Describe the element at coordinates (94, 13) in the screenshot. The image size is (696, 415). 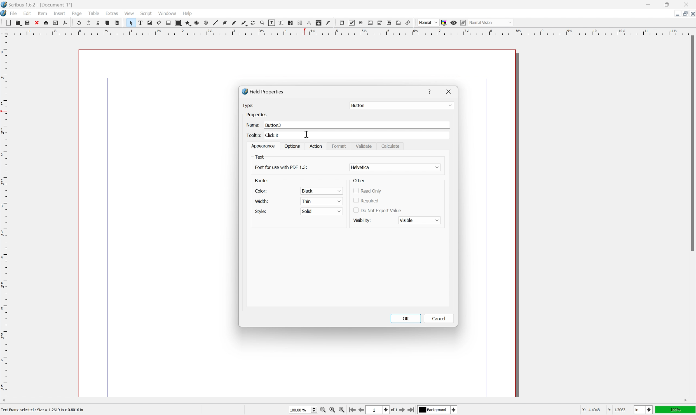
I see `table` at that location.